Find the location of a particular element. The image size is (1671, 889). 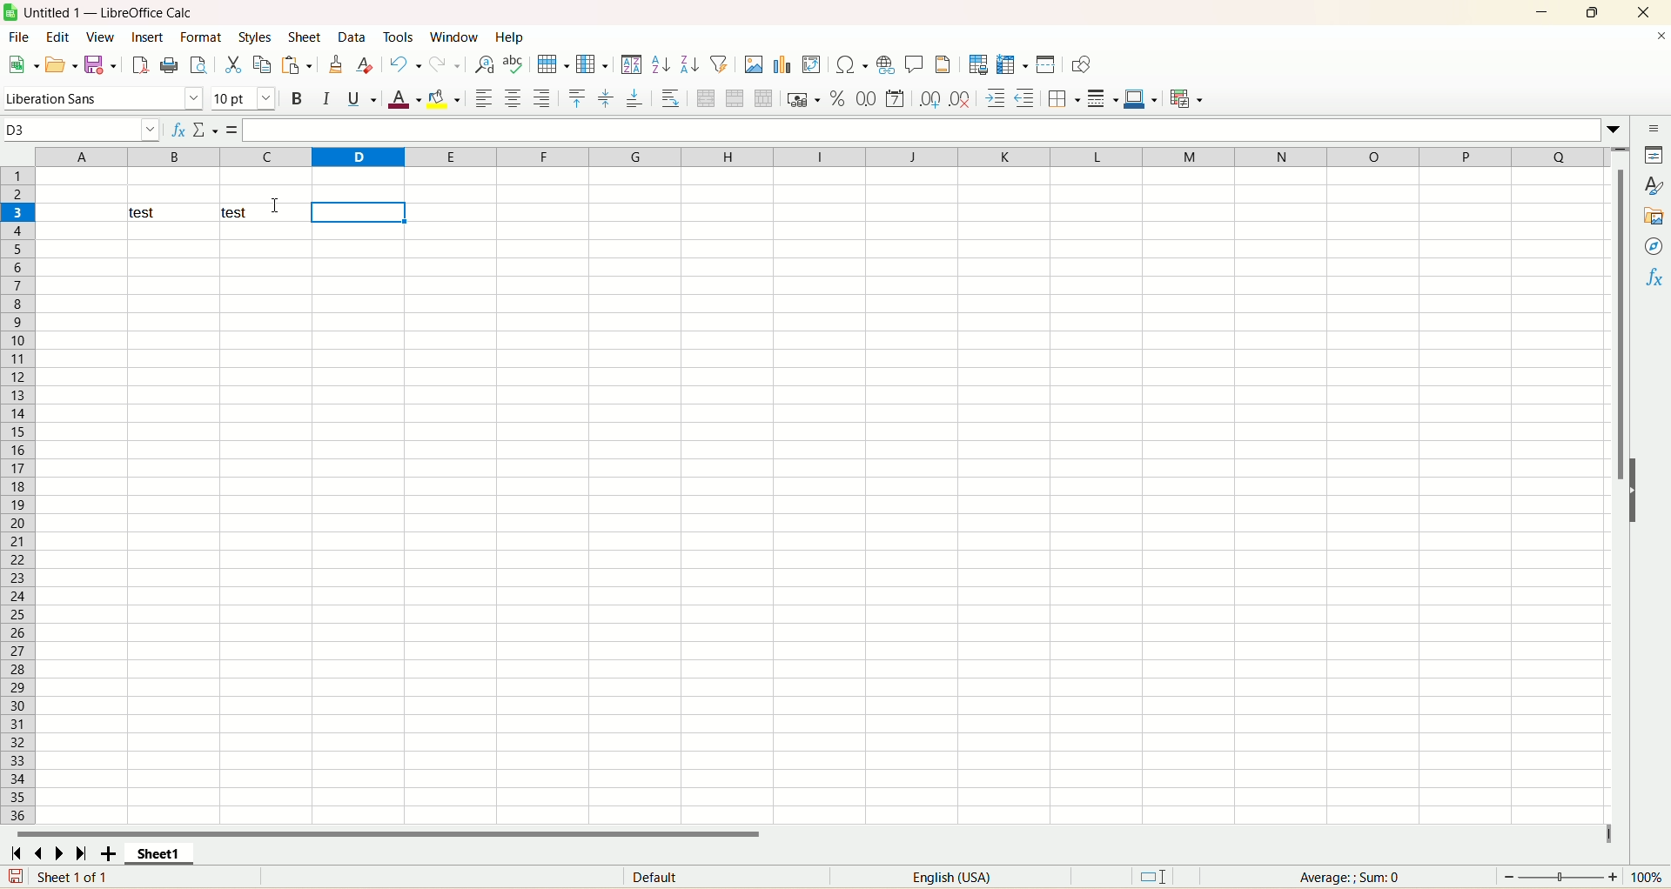

insert image is located at coordinates (754, 64).